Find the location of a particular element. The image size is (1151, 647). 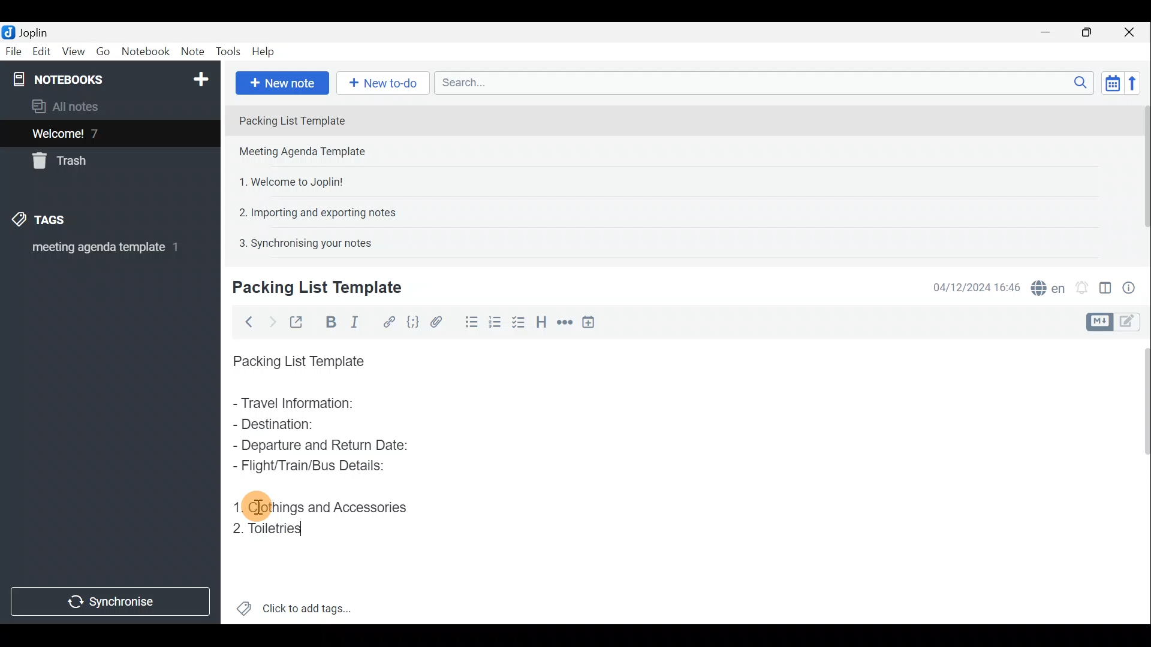

Trash is located at coordinates (64, 163).